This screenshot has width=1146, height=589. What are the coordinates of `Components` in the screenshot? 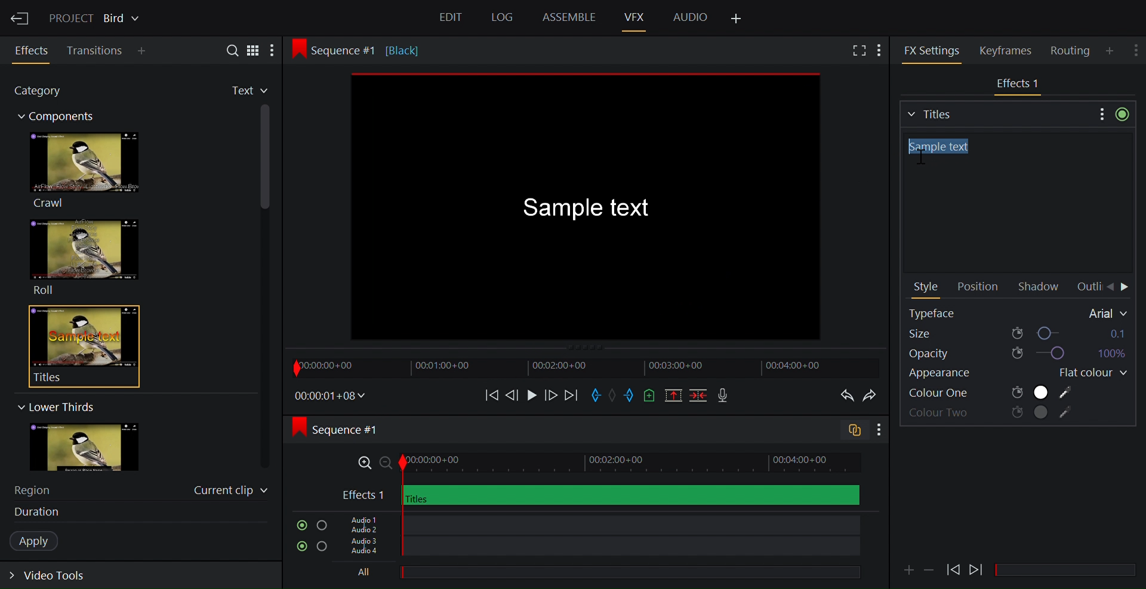 It's located at (61, 118).